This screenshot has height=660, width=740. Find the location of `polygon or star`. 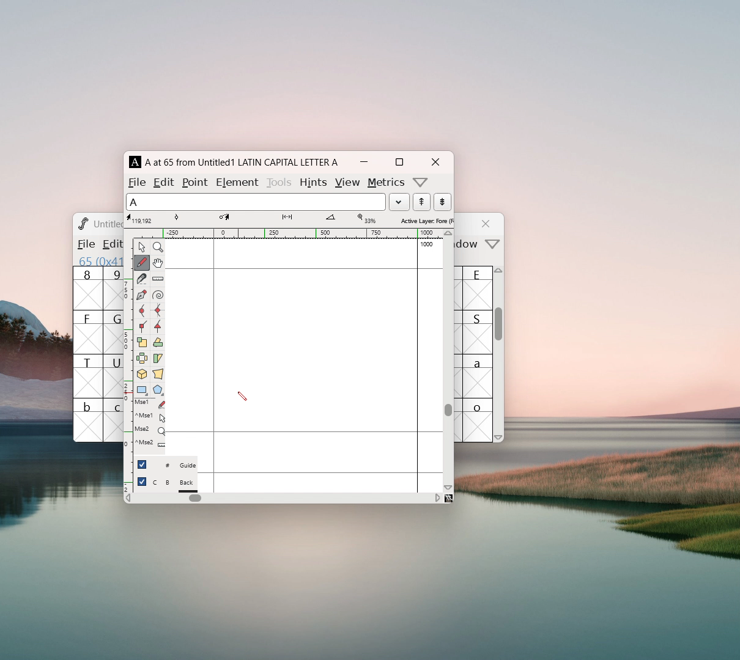

polygon or star is located at coordinates (158, 391).